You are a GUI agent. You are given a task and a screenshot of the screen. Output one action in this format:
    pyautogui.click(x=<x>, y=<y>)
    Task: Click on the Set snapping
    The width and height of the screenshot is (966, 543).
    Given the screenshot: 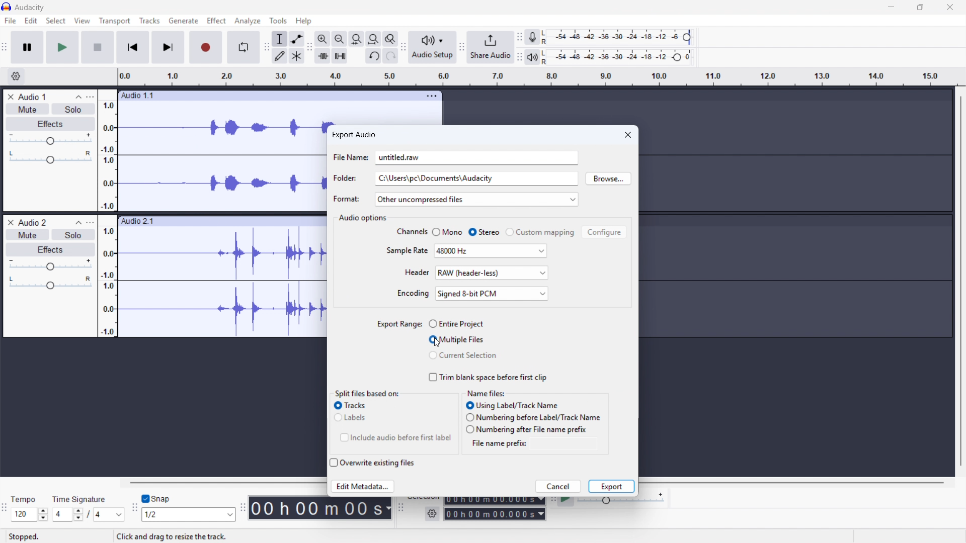 What is the action you would take?
    pyautogui.click(x=189, y=514)
    